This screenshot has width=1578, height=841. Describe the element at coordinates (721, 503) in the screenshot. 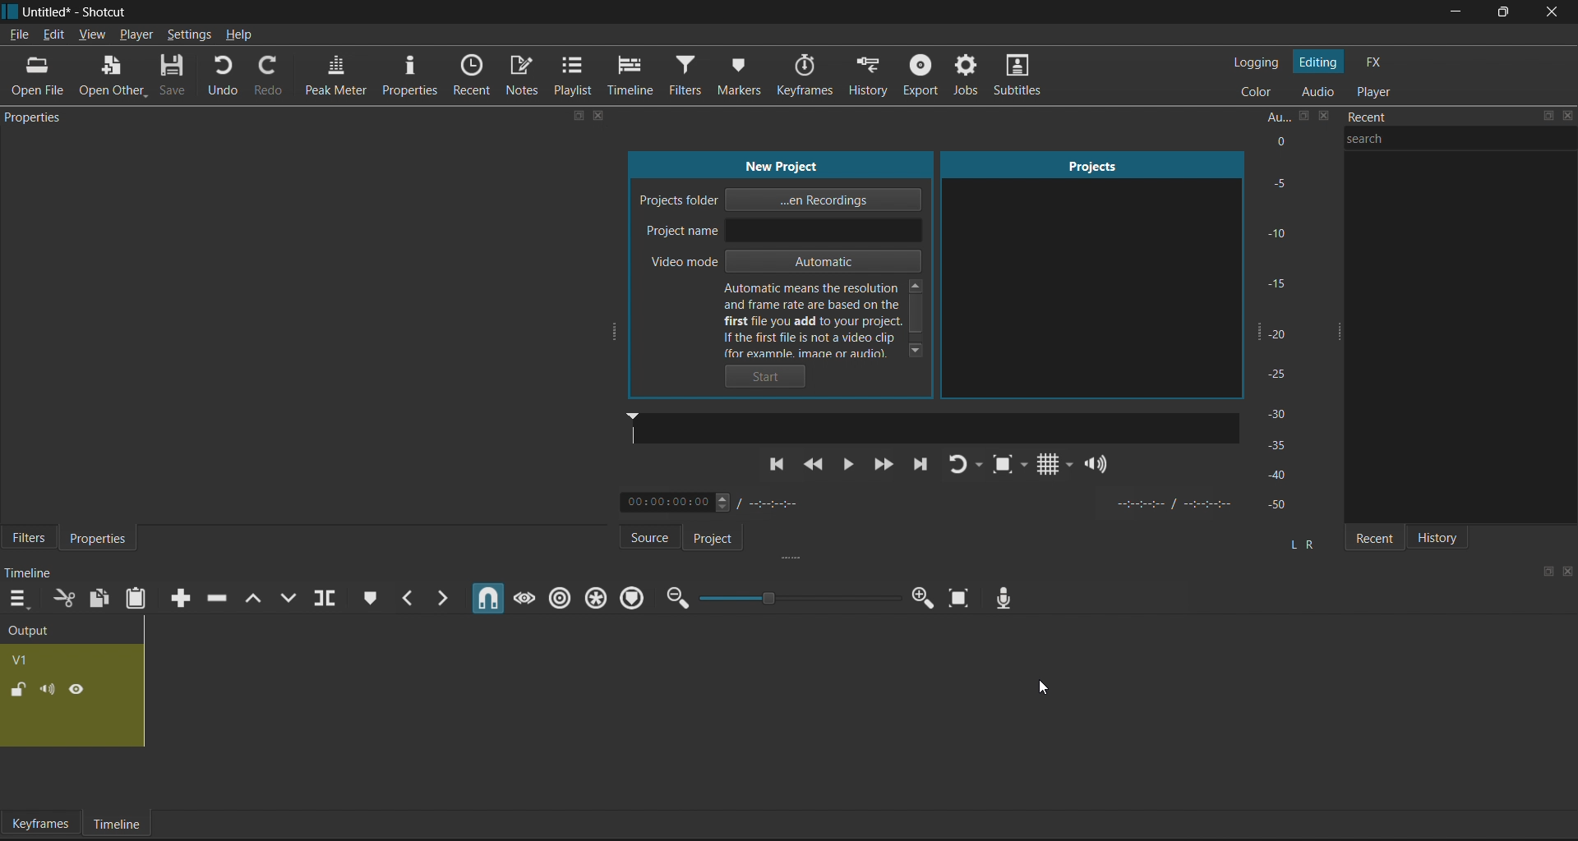

I see `Timestamp` at that location.